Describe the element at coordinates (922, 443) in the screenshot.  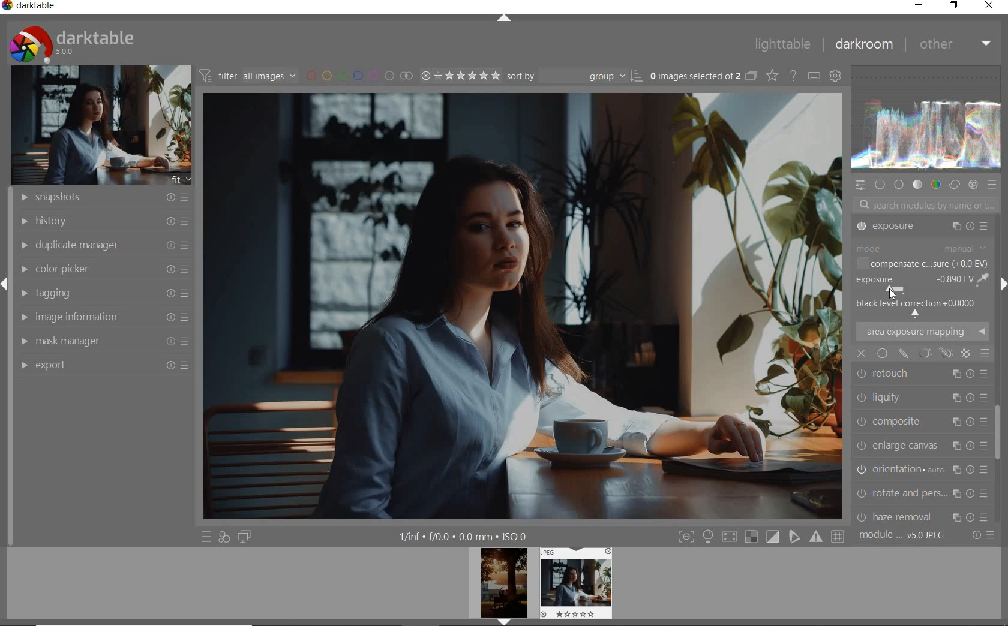
I see `HAZE REMOVAL` at that location.